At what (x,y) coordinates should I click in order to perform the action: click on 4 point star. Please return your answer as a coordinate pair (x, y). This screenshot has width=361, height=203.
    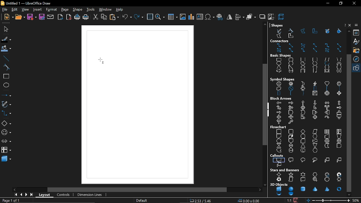
    Looking at the image, I should click on (279, 175).